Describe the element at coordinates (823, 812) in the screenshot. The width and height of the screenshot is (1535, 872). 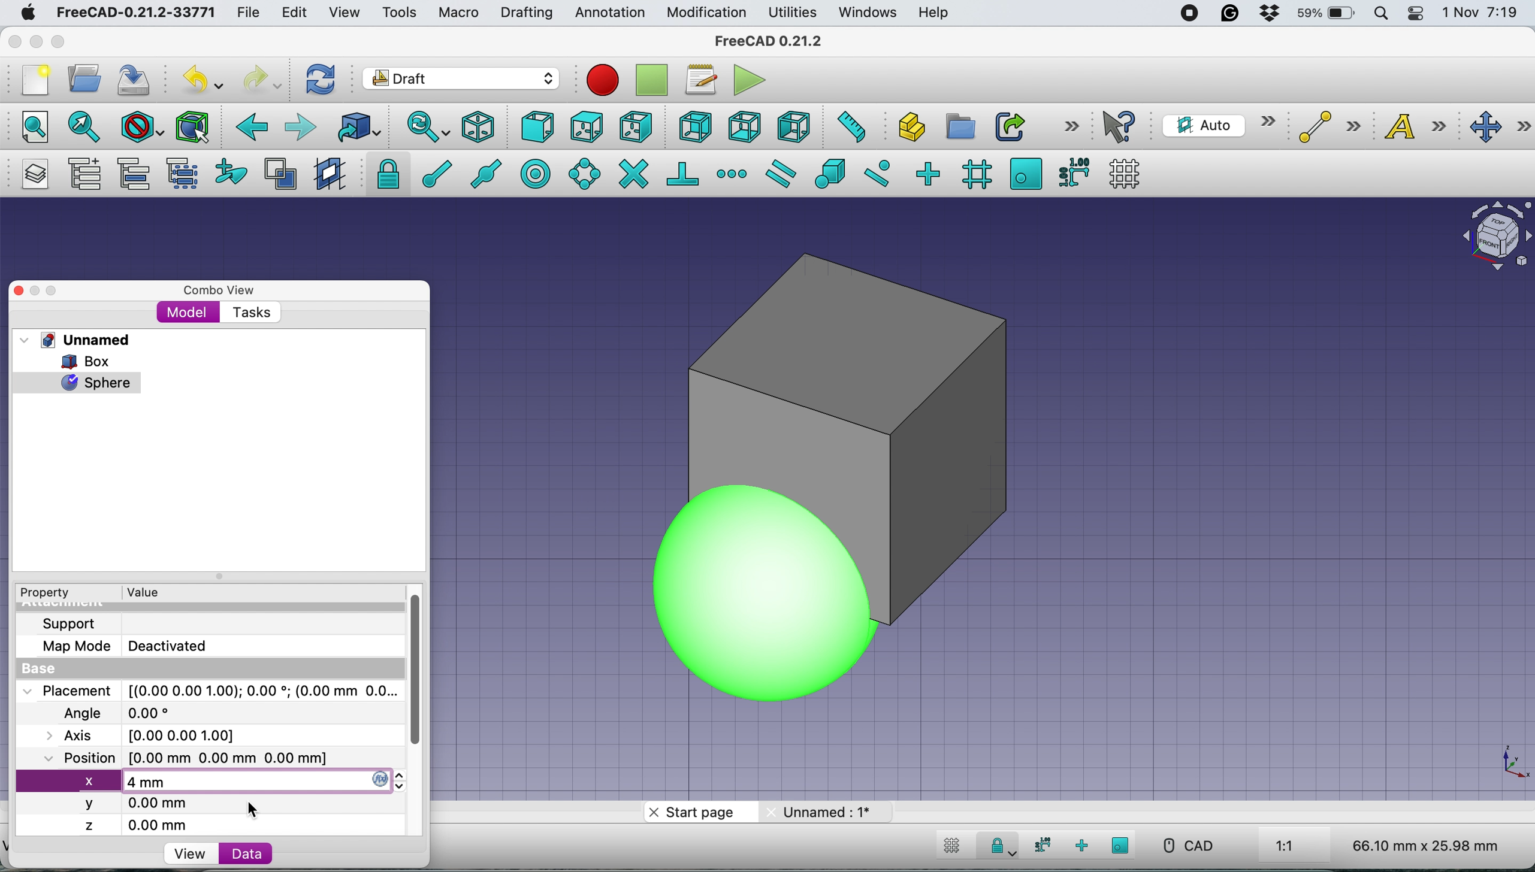
I see `unnamed` at that location.